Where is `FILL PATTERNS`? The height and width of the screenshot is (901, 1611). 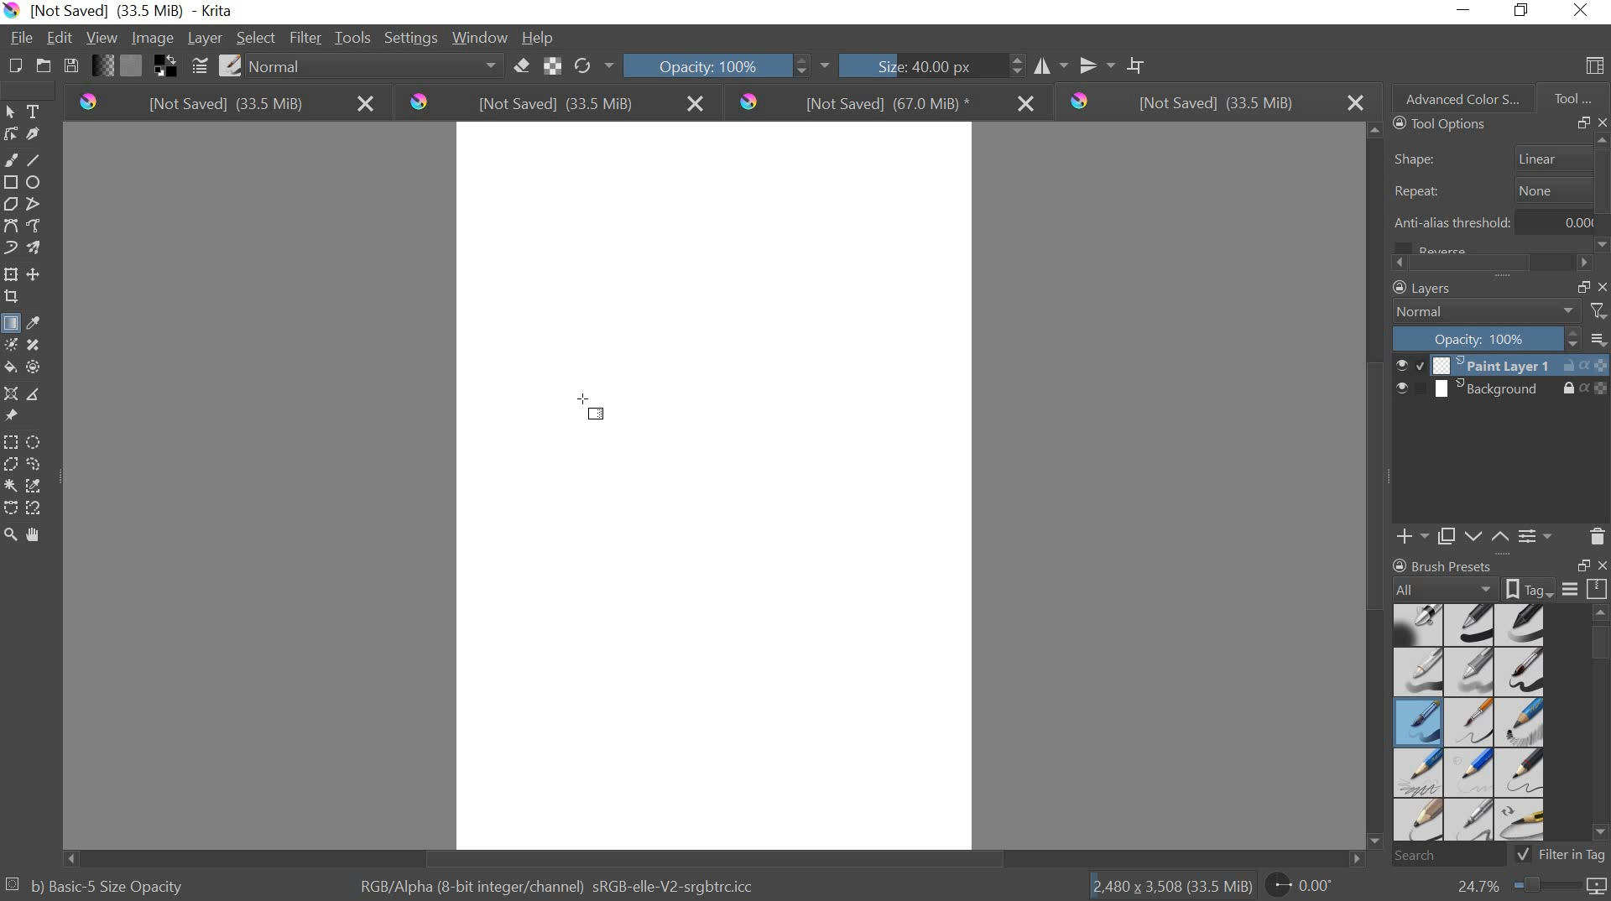 FILL PATTERNS is located at coordinates (135, 64).